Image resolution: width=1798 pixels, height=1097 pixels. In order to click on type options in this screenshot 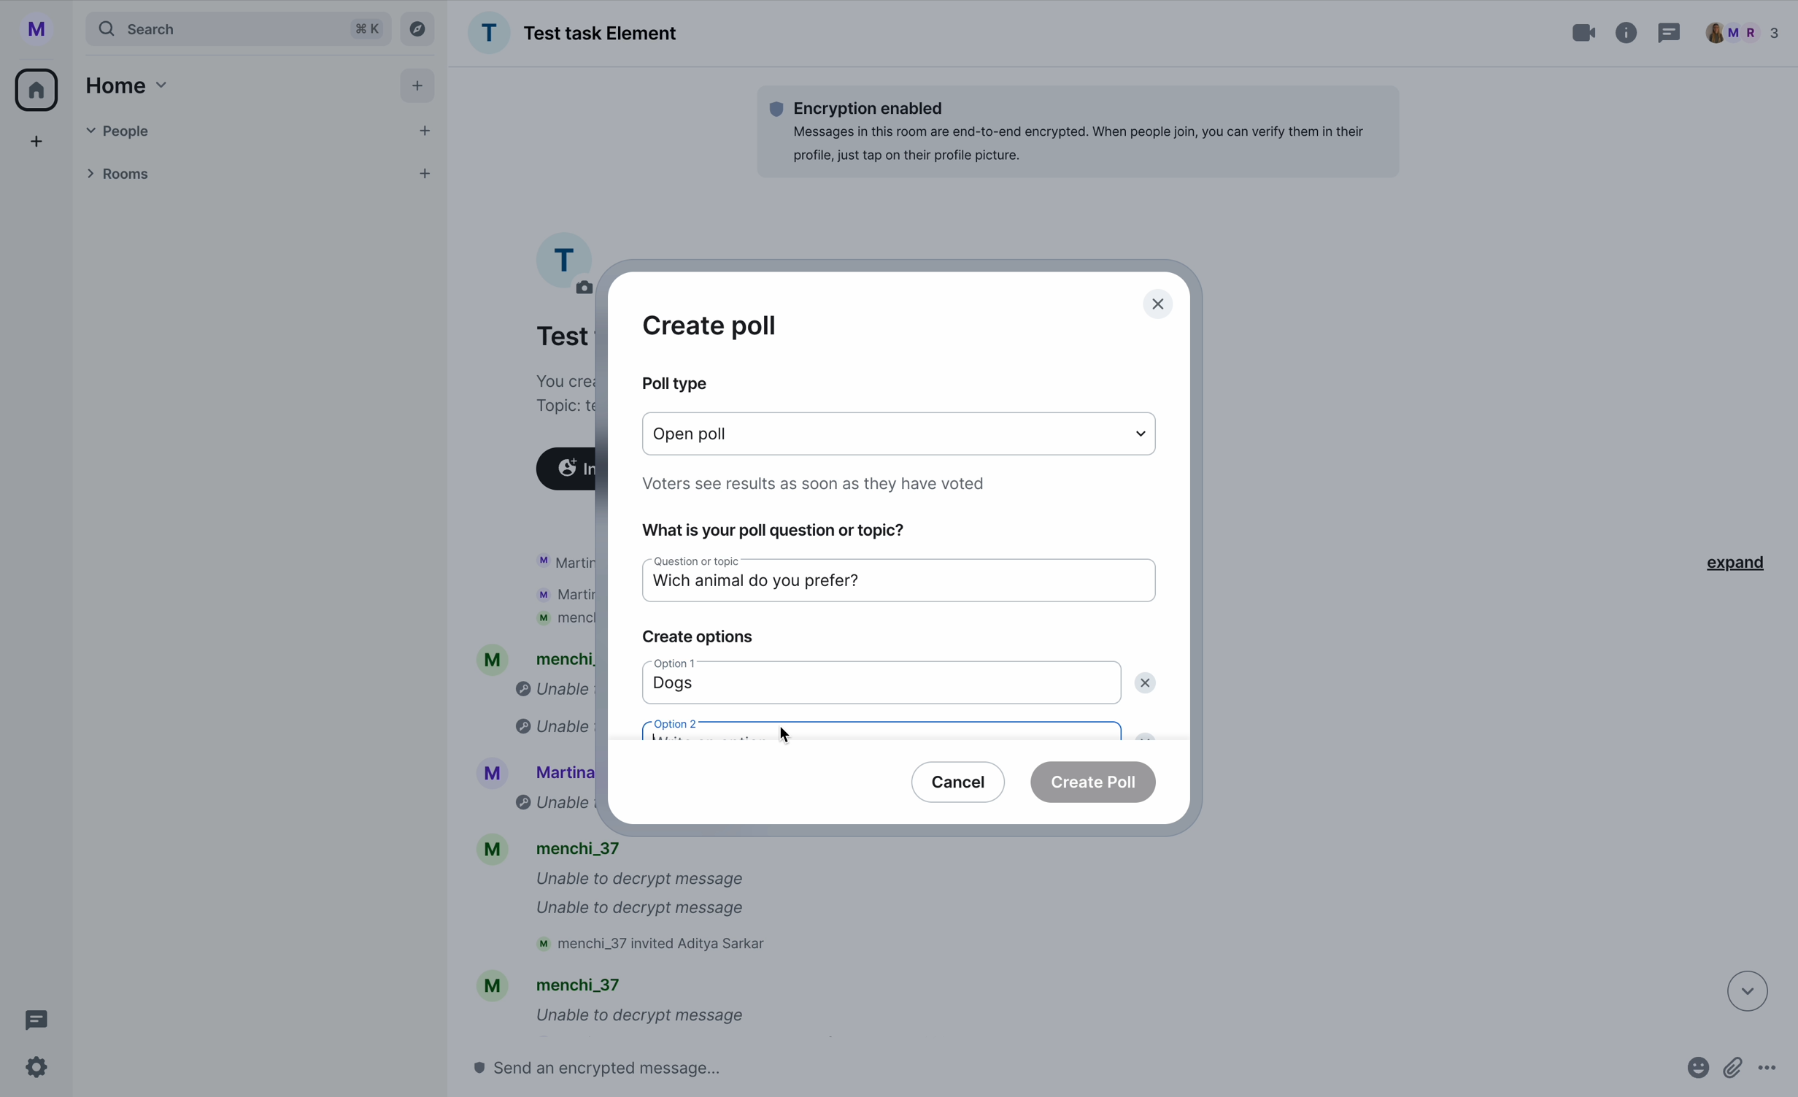, I will do `click(902, 434)`.